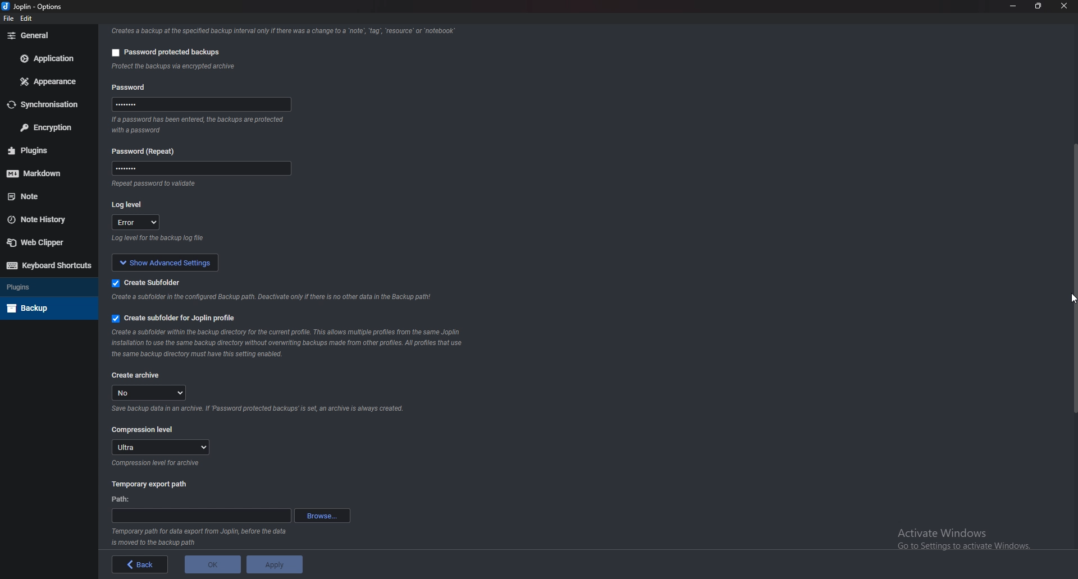  What do you see at coordinates (131, 204) in the screenshot?
I see `log level` at bounding box center [131, 204].